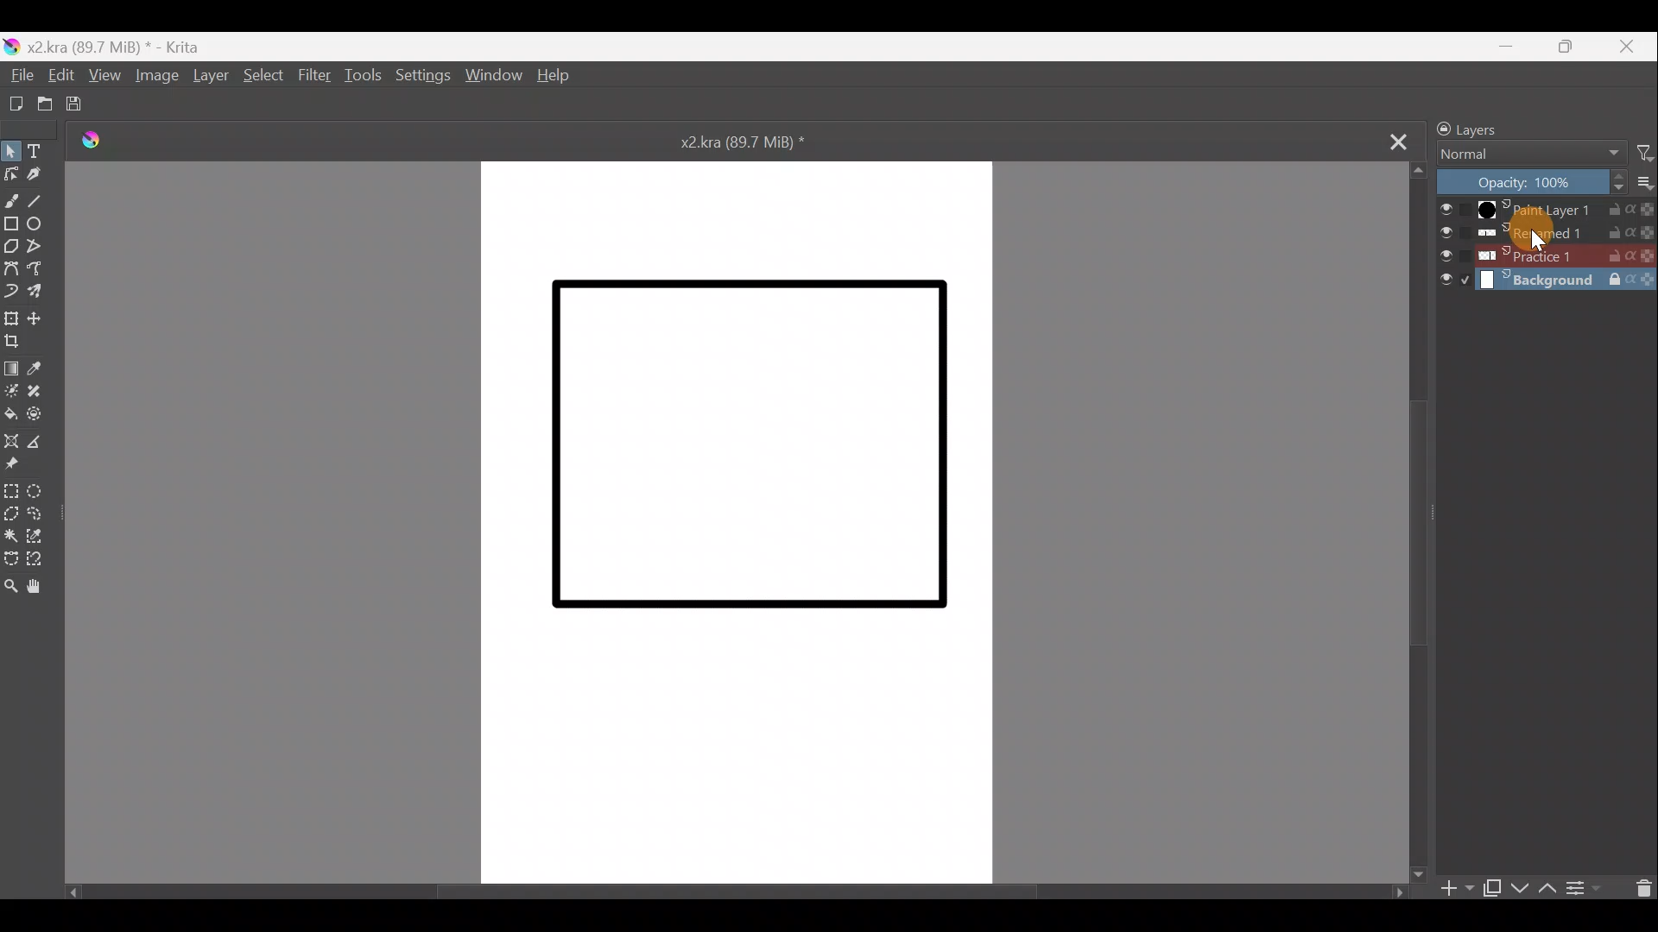  Describe the element at coordinates (41, 295) in the screenshot. I see `Multibrush tool` at that location.